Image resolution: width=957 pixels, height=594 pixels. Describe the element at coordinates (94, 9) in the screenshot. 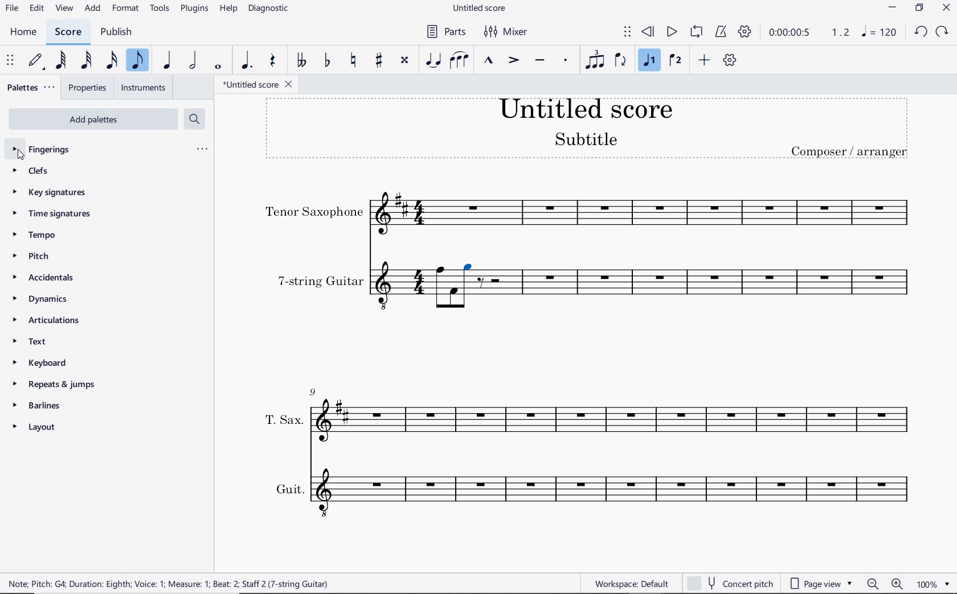

I see `ADD` at that location.